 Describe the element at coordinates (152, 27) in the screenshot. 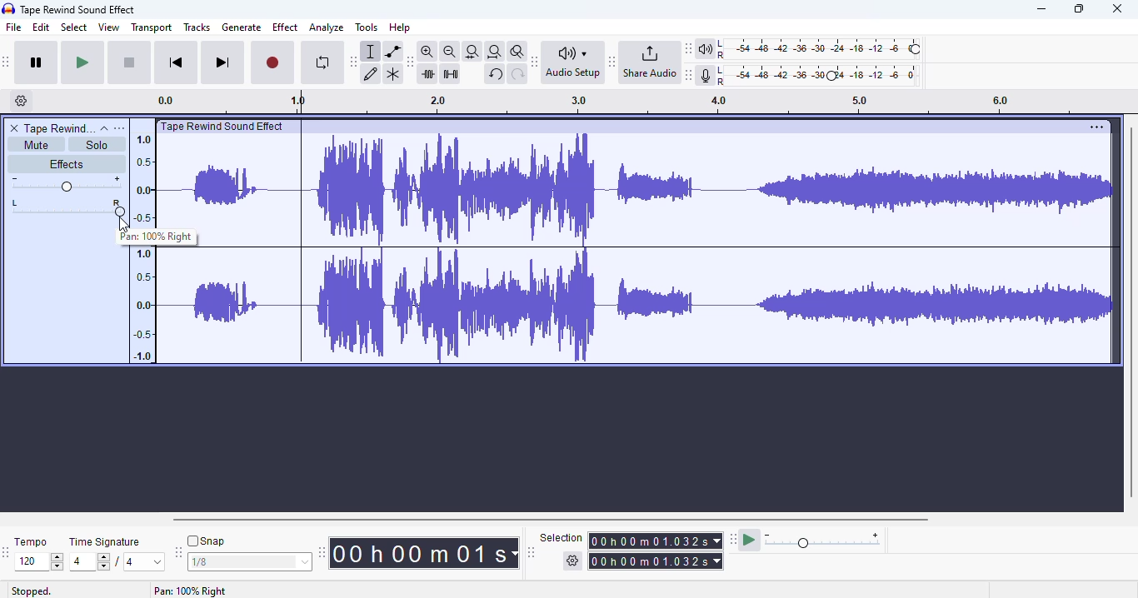

I see `transport` at that location.